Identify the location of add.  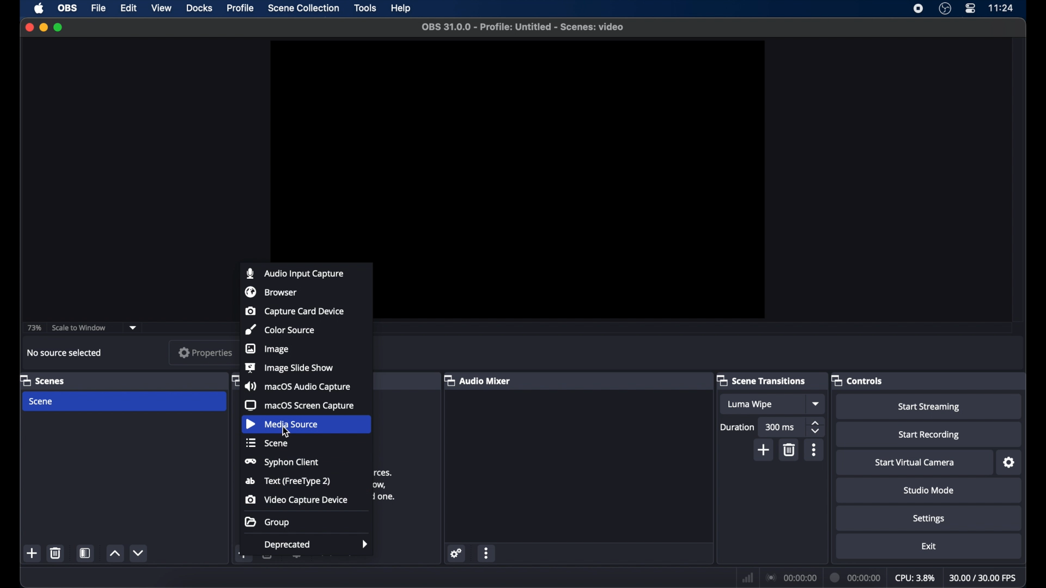
(32, 553).